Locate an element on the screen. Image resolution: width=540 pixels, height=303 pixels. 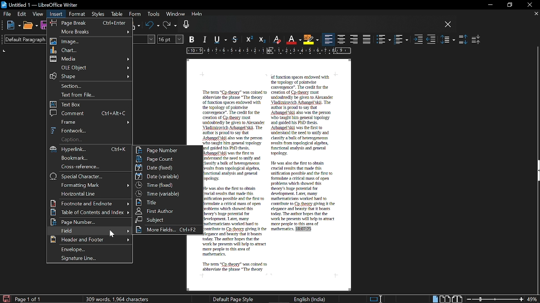
Hyperlink is located at coordinates (91, 149).